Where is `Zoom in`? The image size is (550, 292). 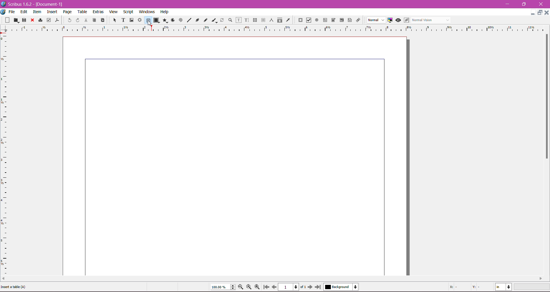
Zoom in is located at coordinates (258, 287).